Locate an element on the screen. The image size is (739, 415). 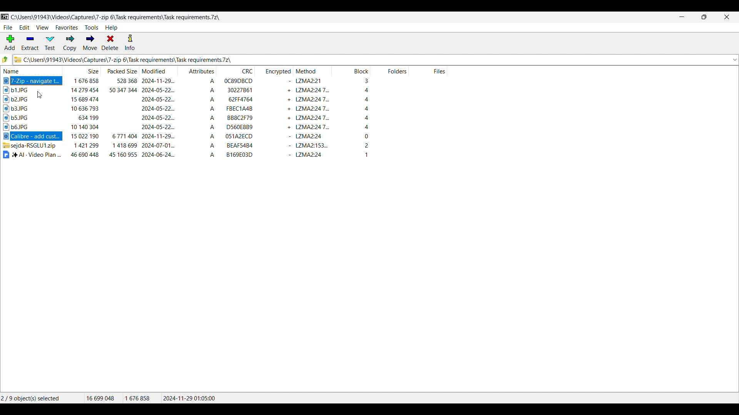
Encrypted column is located at coordinates (274, 70).